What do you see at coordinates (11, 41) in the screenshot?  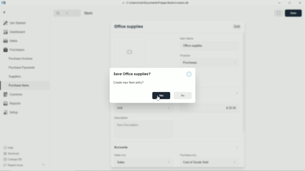 I see `sales` at bounding box center [11, 41].